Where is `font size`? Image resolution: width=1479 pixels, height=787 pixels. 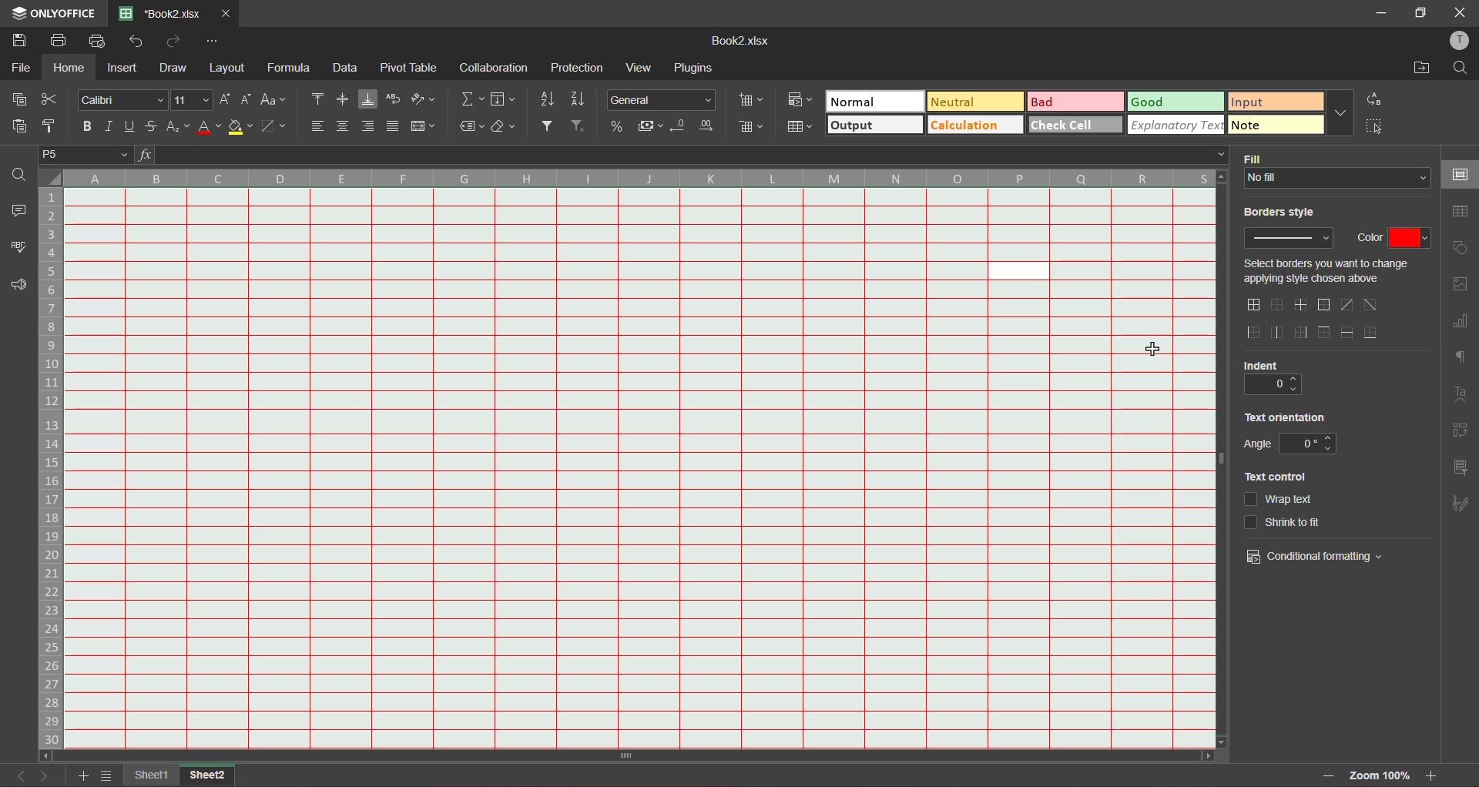 font size is located at coordinates (193, 99).